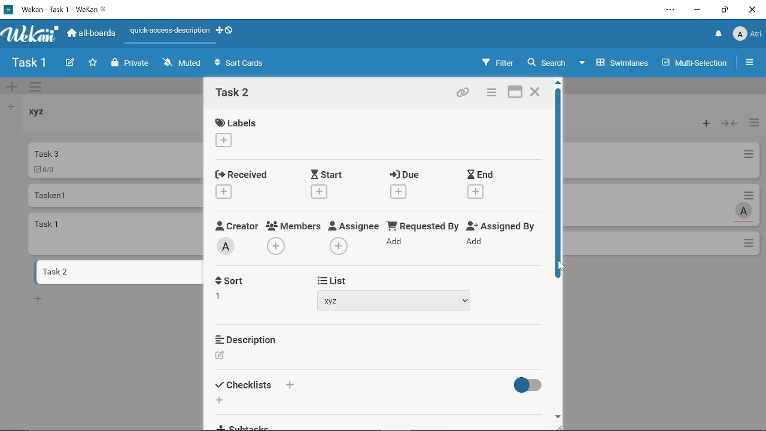  What do you see at coordinates (339, 247) in the screenshot?
I see `Add assignee` at bounding box center [339, 247].